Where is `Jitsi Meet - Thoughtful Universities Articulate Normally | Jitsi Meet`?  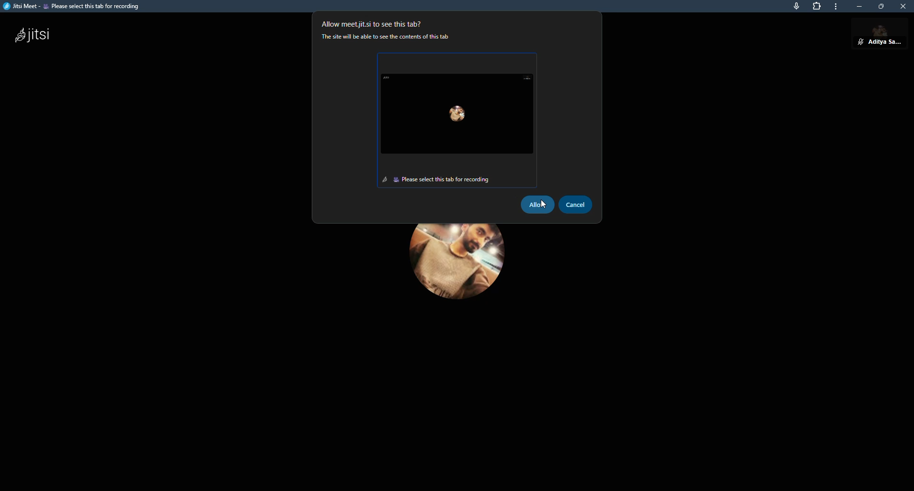
Jitsi Meet - Thoughtful Universities Articulate Normally | Jitsi Meet is located at coordinates (104, 7).